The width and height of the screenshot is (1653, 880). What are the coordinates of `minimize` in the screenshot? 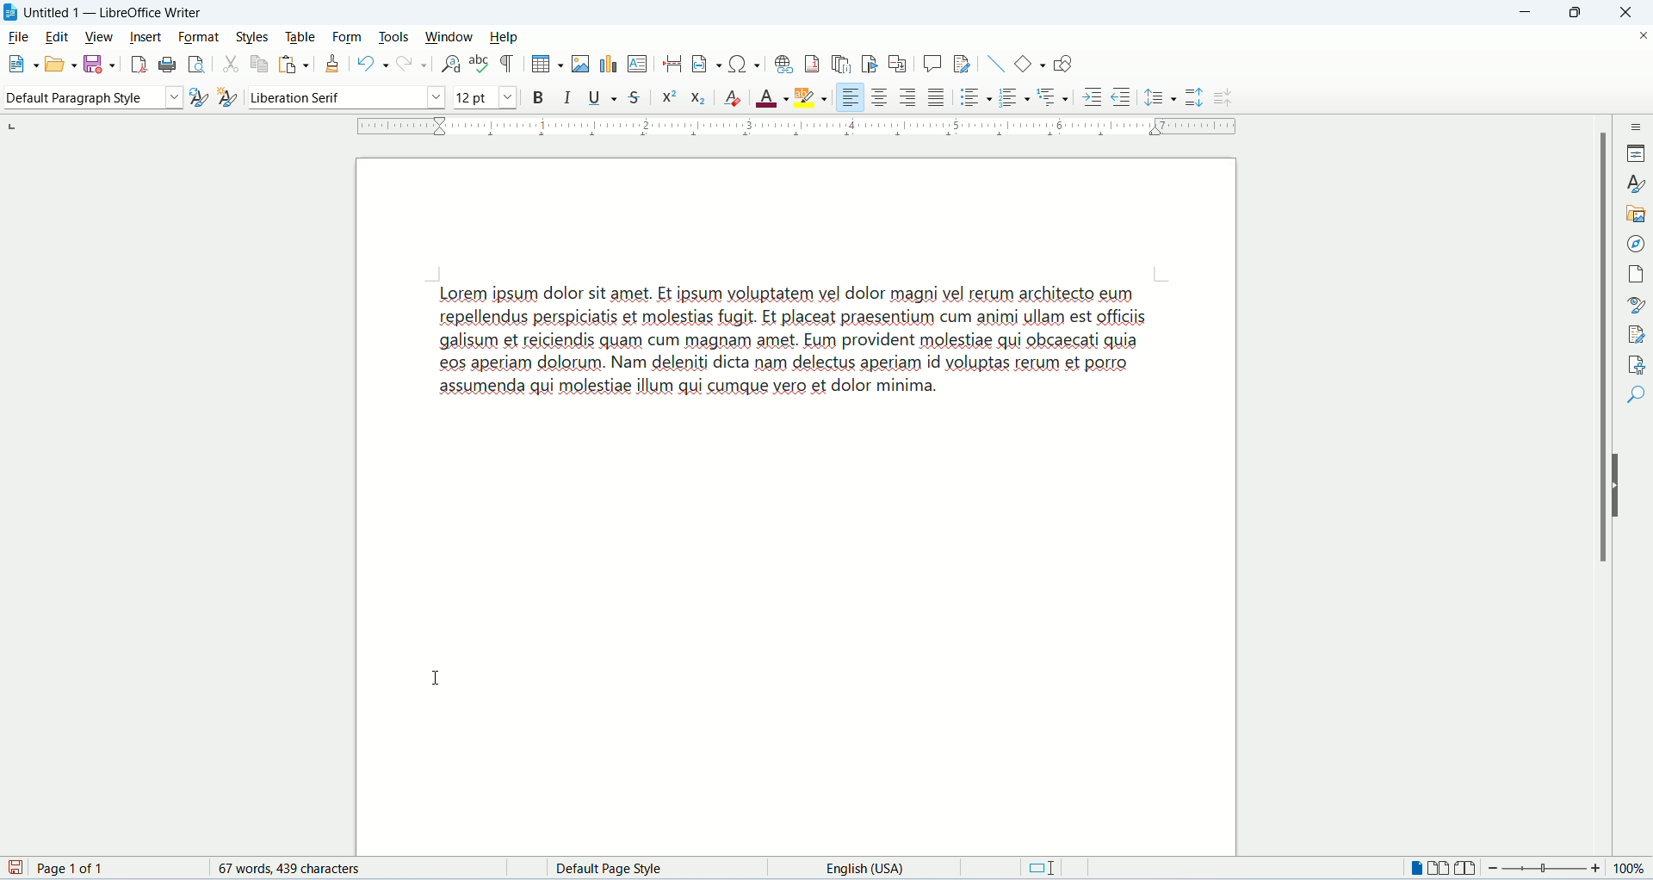 It's located at (1526, 12).